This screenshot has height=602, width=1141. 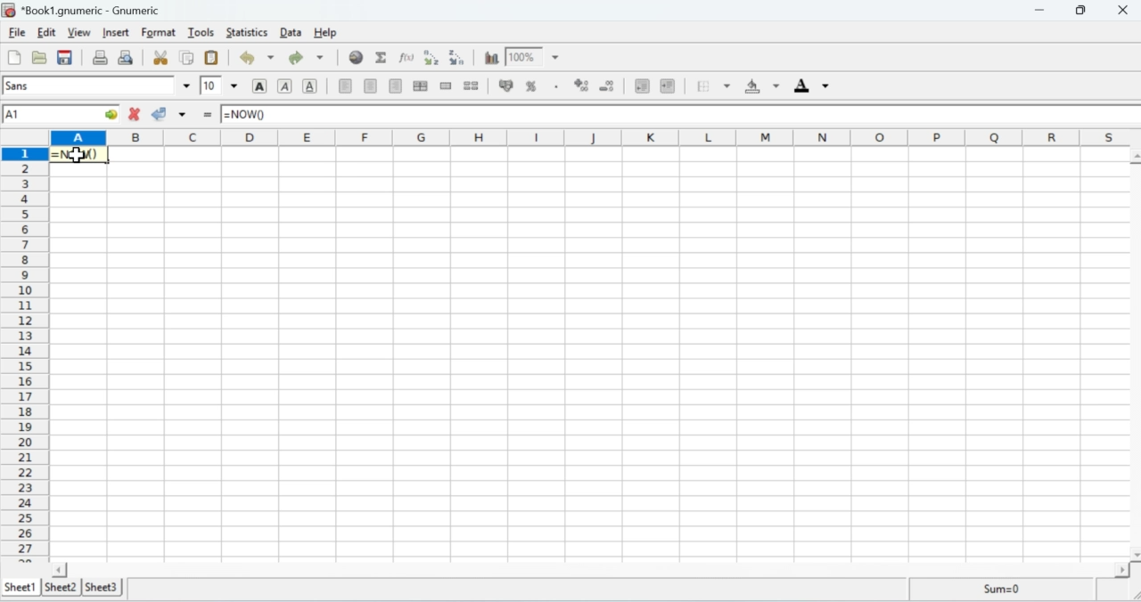 What do you see at coordinates (79, 155) in the screenshot?
I see `"=NOW()"` at bounding box center [79, 155].